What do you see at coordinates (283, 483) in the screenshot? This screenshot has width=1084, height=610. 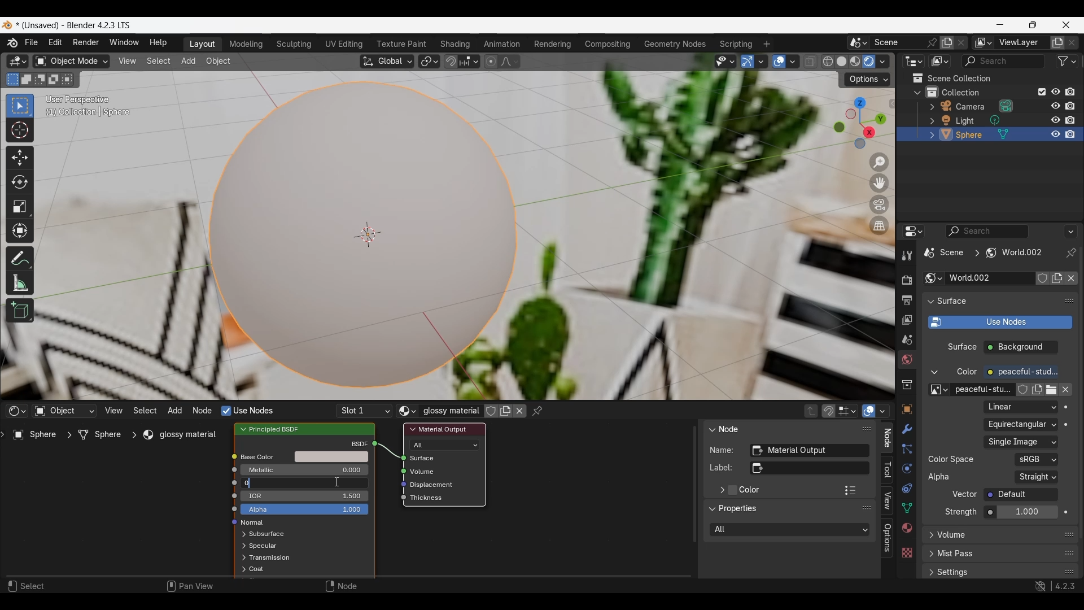 I see `Typing 0 in the input of roughness` at bounding box center [283, 483].